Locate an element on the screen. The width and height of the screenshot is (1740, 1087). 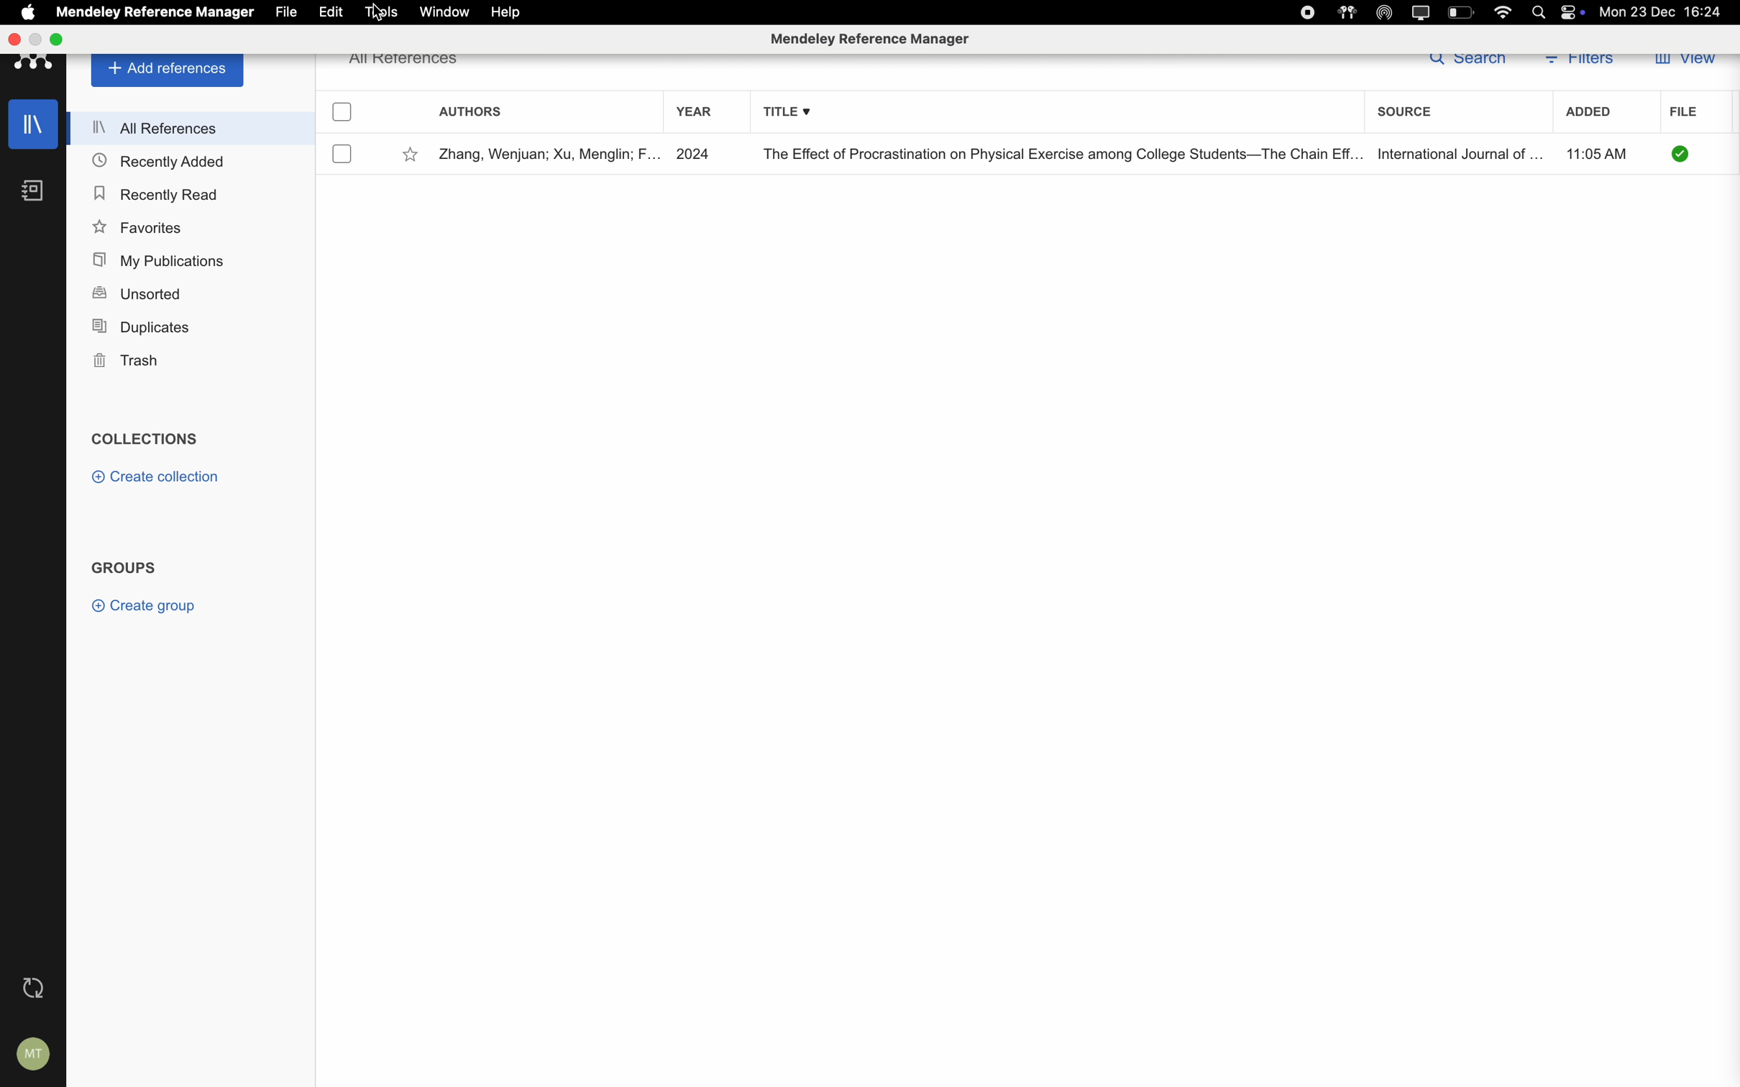
checkbox is located at coordinates (346, 112).